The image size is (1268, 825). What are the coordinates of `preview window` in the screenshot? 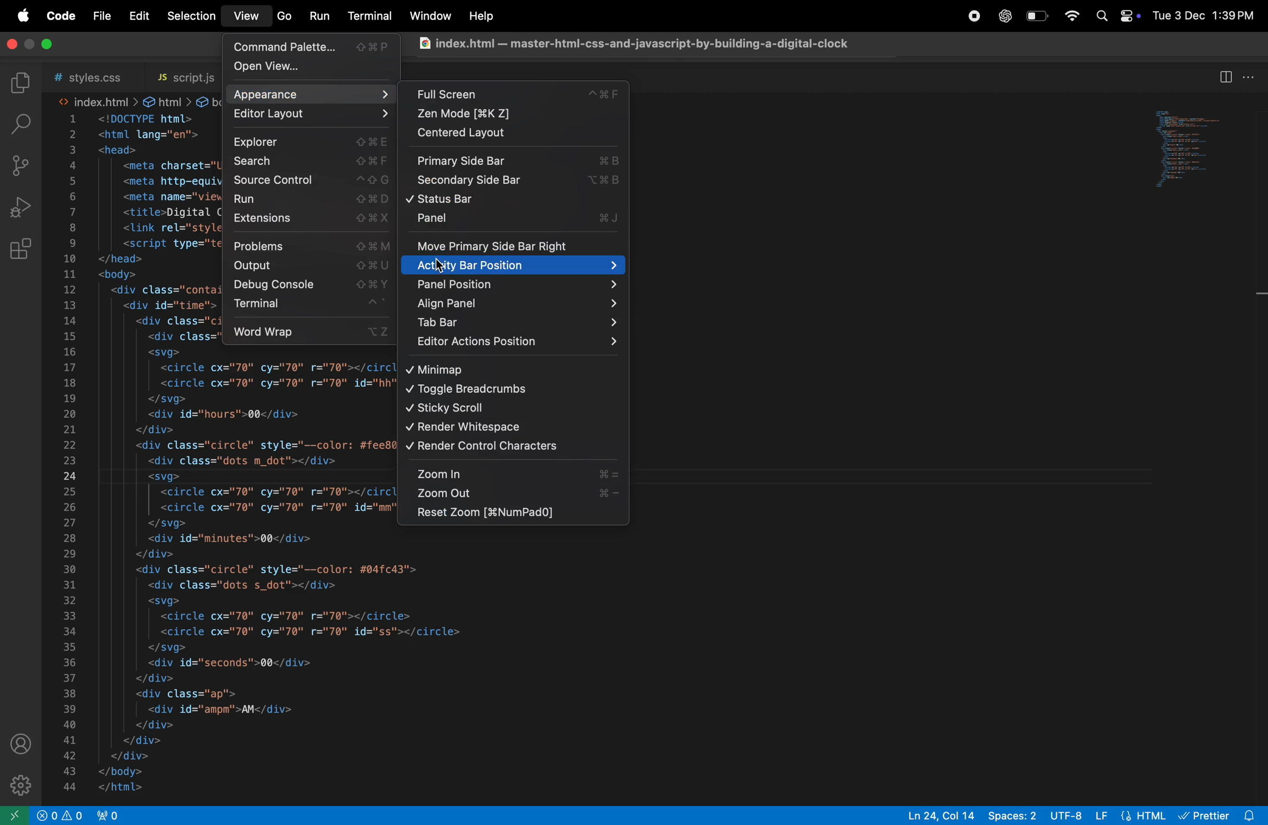 It's located at (1198, 154).